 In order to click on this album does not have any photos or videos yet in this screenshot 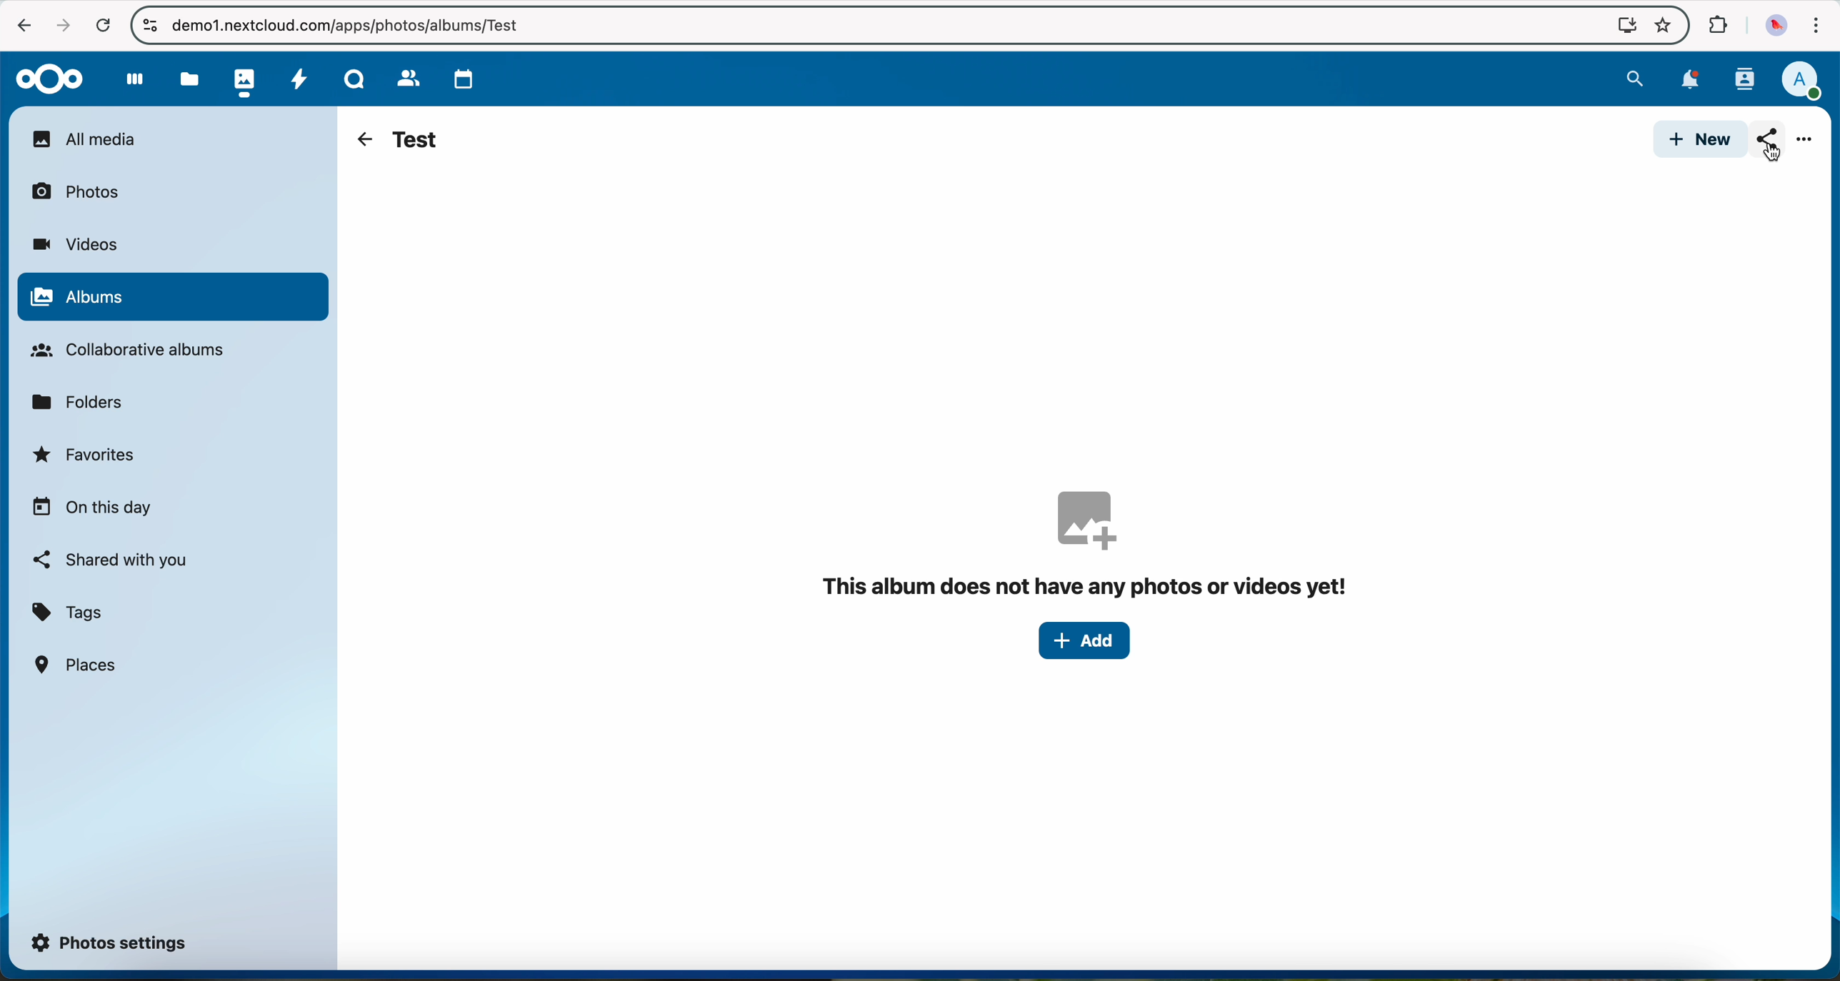, I will do `click(1092, 543)`.